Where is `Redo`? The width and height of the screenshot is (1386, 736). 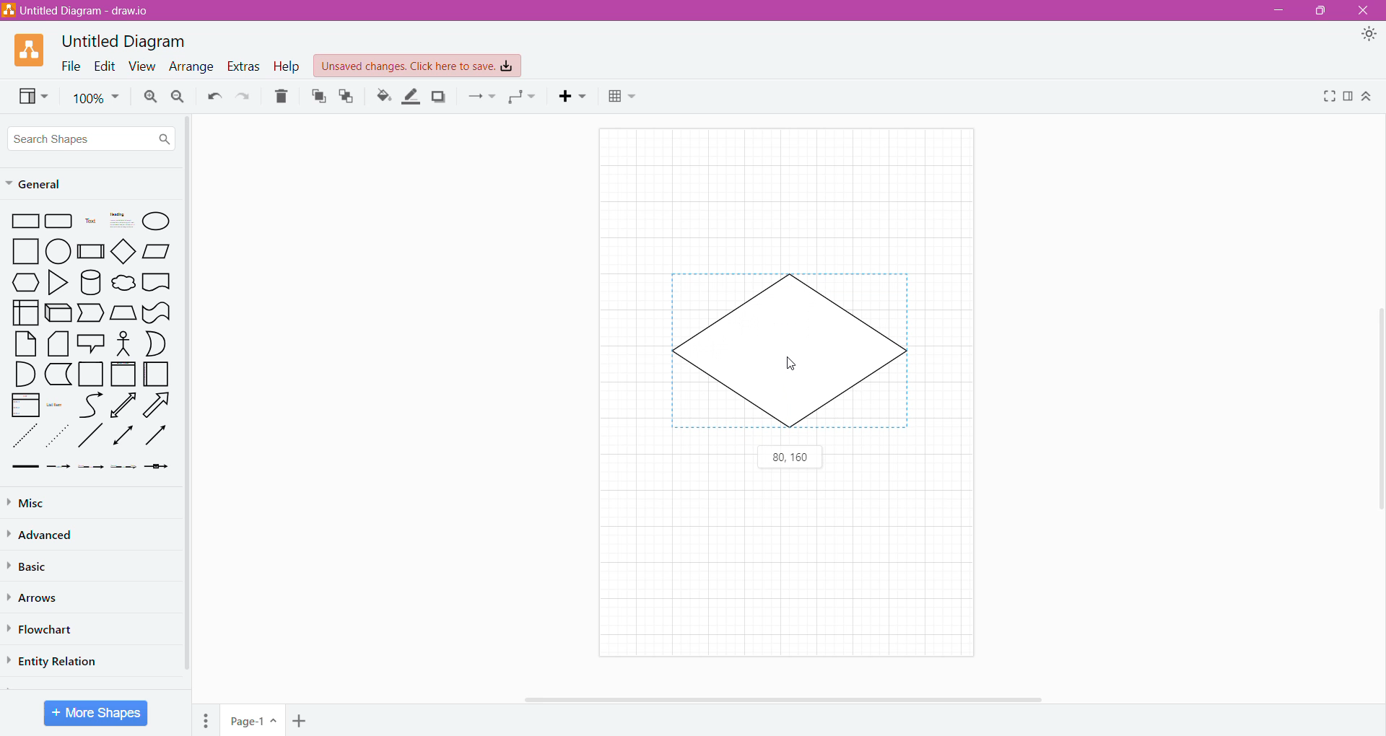
Redo is located at coordinates (245, 97).